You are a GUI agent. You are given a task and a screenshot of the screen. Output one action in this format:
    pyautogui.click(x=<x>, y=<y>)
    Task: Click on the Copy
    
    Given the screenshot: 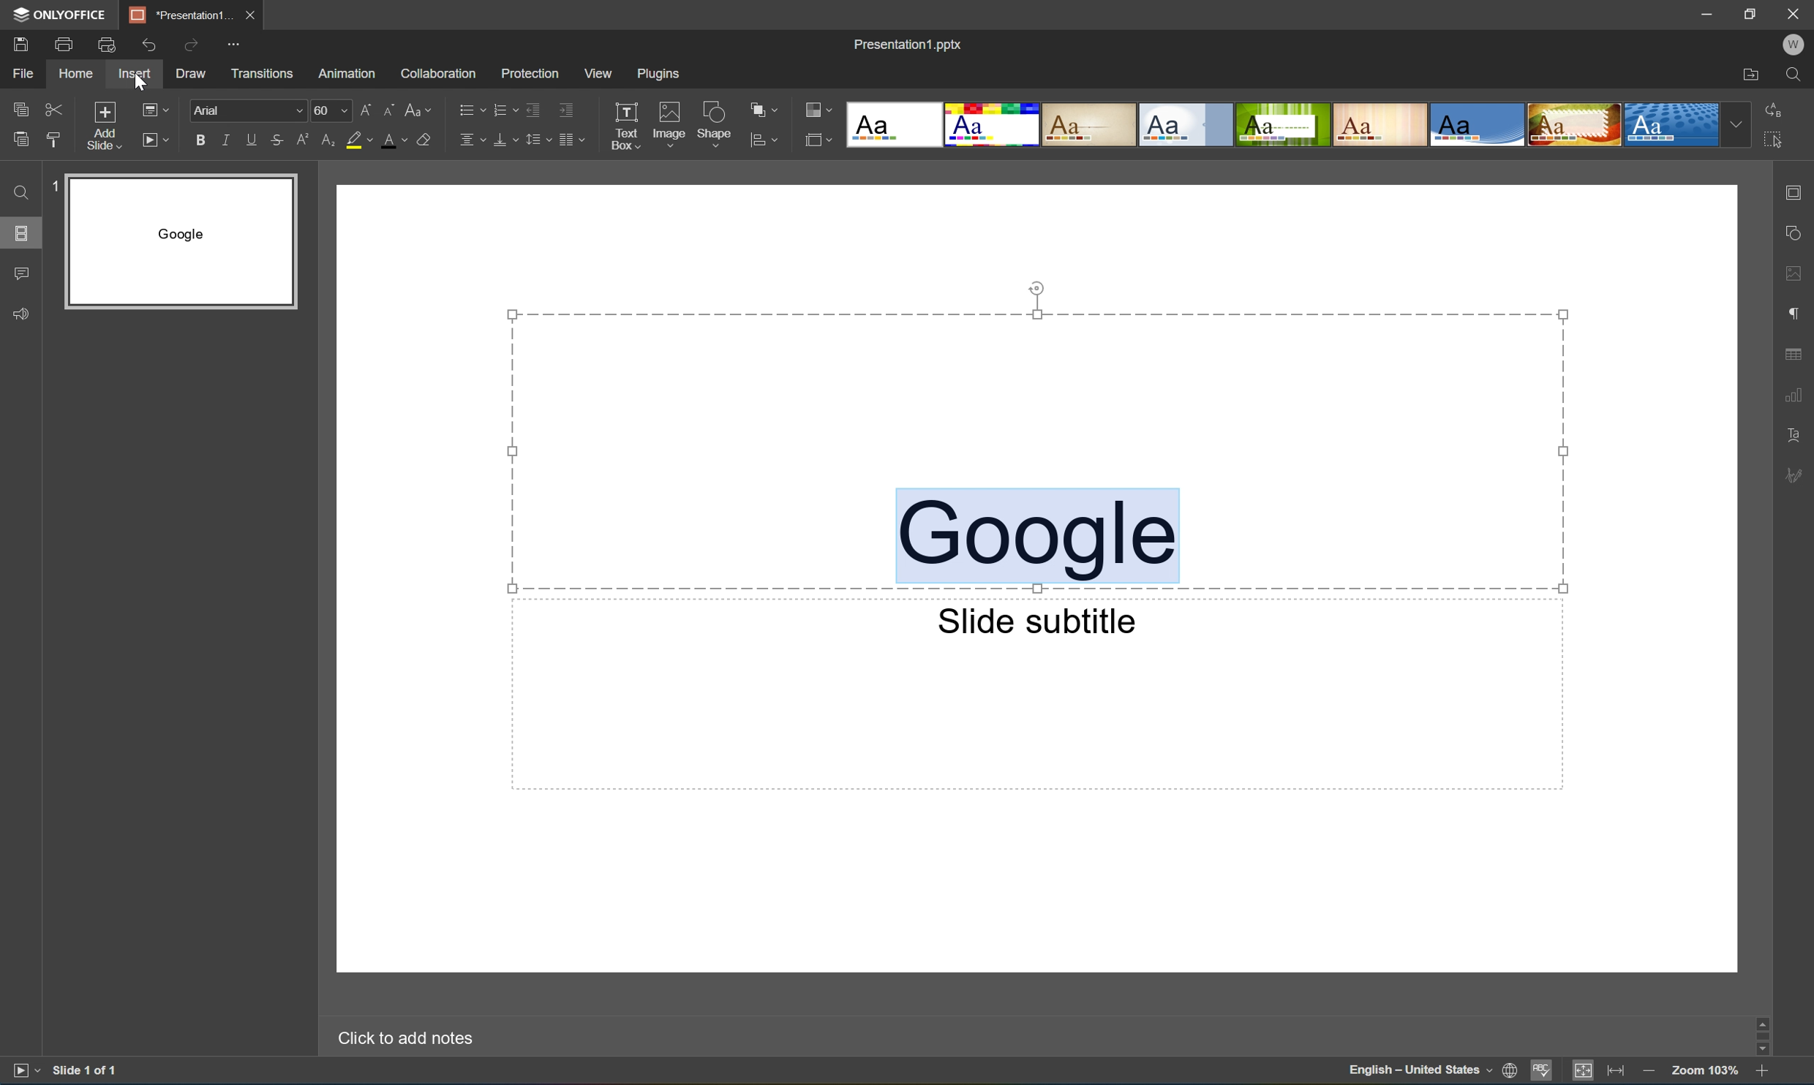 What is the action you would take?
    pyautogui.click(x=20, y=107)
    